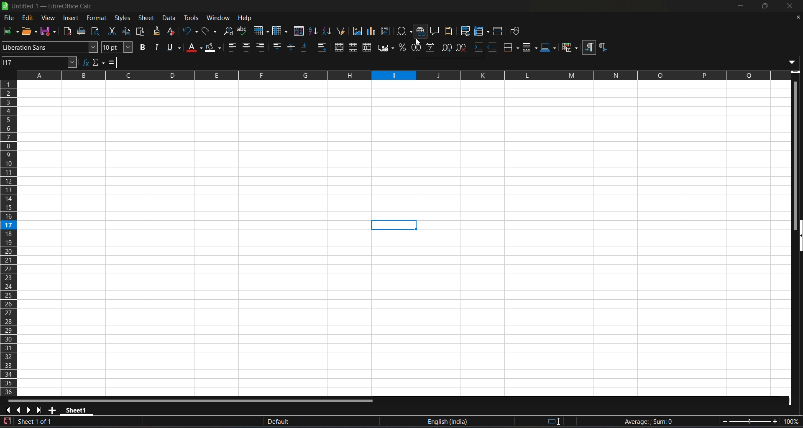 Image resolution: width=803 pixels, height=428 pixels. What do you see at coordinates (171, 18) in the screenshot?
I see `data` at bounding box center [171, 18].